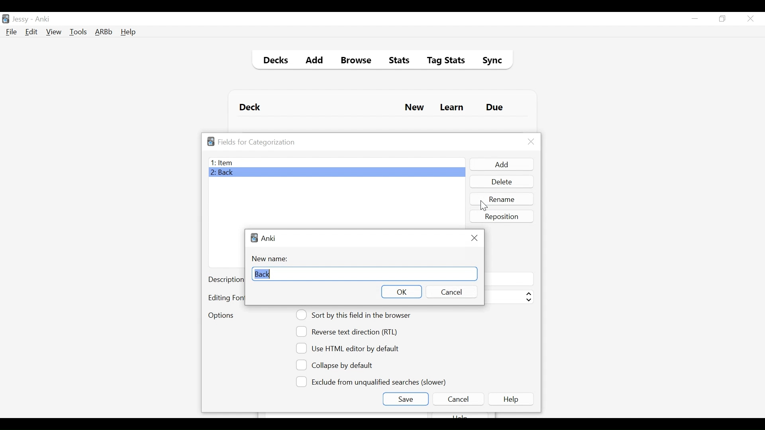 This screenshot has height=430, width=765. What do you see at coordinates (508, 297) in the screenshot?
I see `Adjust Font Size` at bounding box center [508, 297].